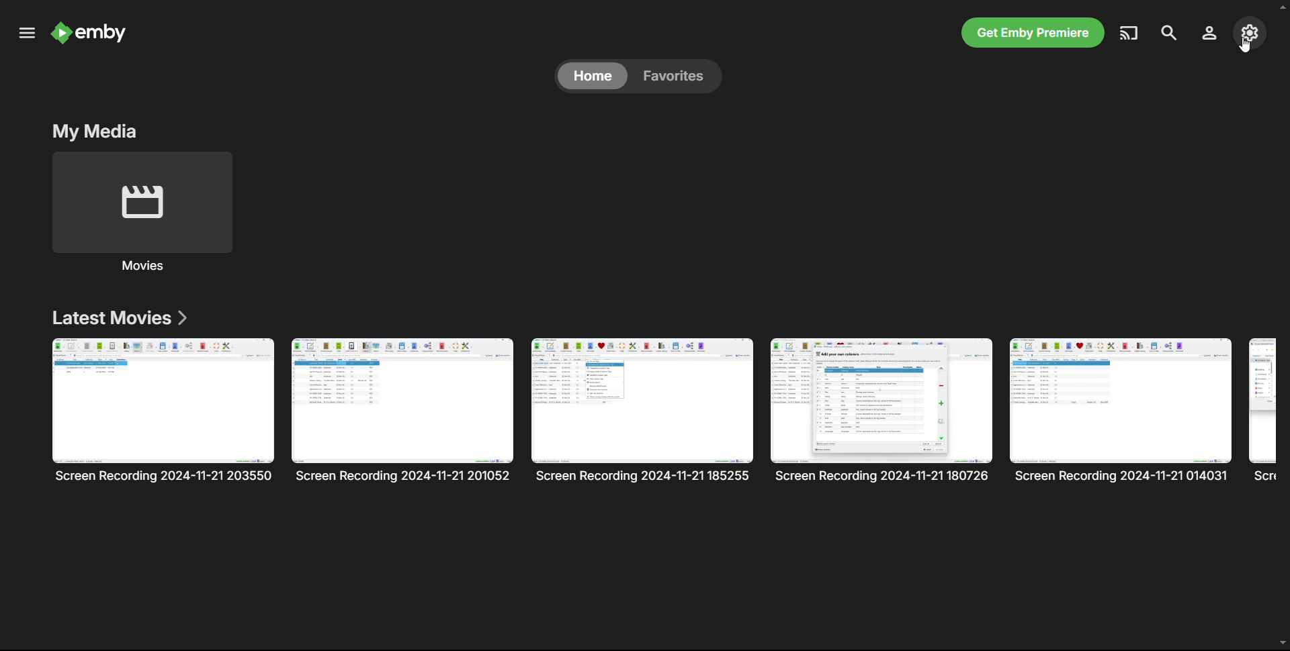 Image resolution: width=1290 pixels, height=651 pixels. What do you see at coordinates (1246, 46) in the screenshot?
I see `cursor` at bounding box center [1246, 46].